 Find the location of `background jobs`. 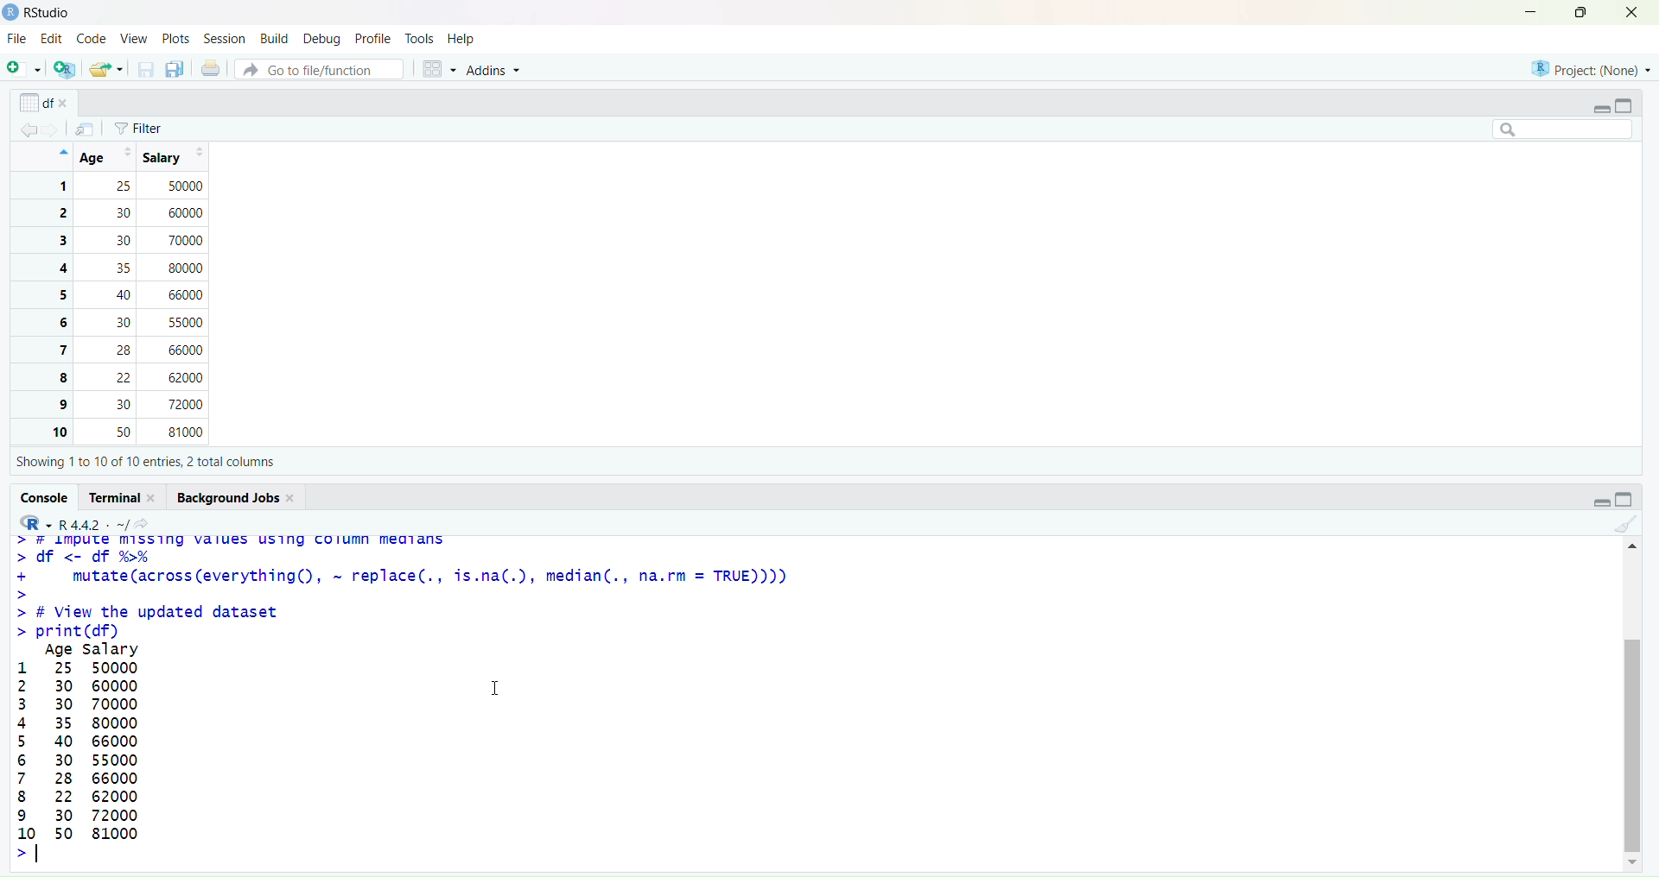

background jobs is located at coordinates (240, 496).